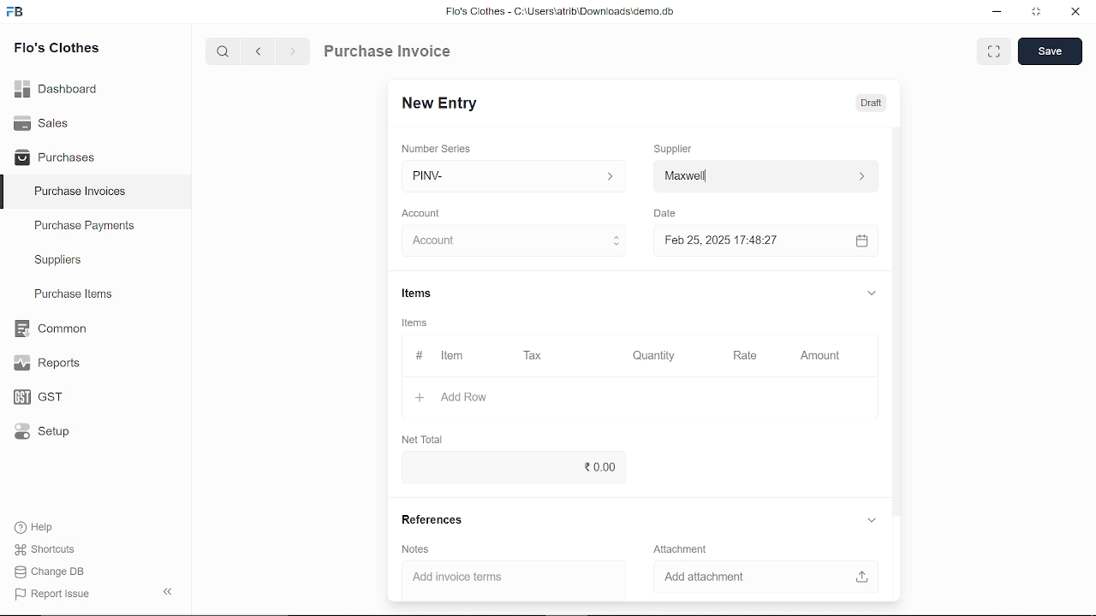  Describe the element at coordinates (41, 121) in the screenshot. I see `Sales` at that location.